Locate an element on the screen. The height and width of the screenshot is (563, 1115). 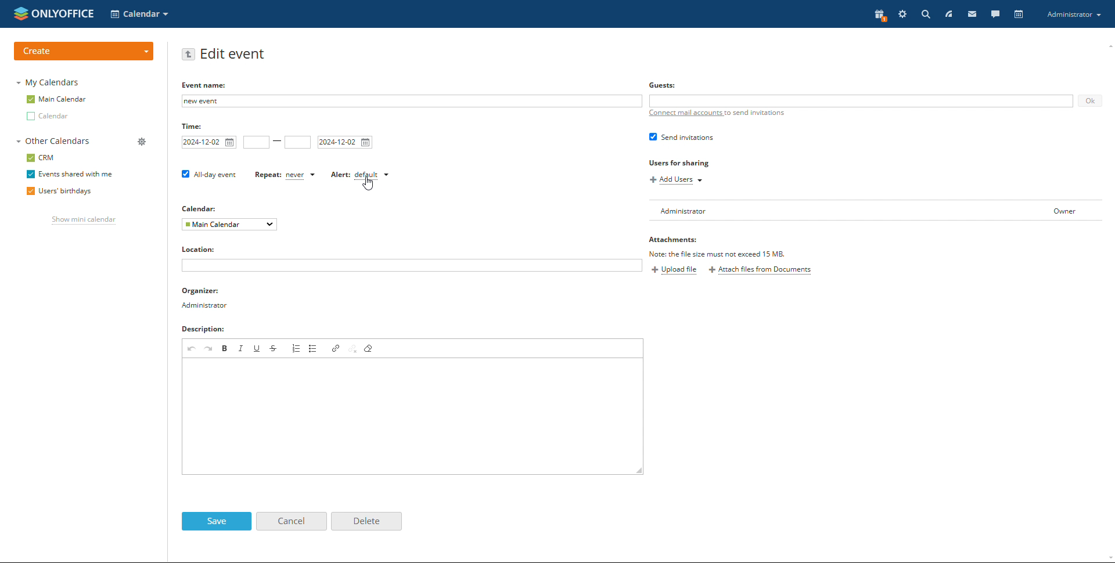
edit event is located at coordinates (233, 55).